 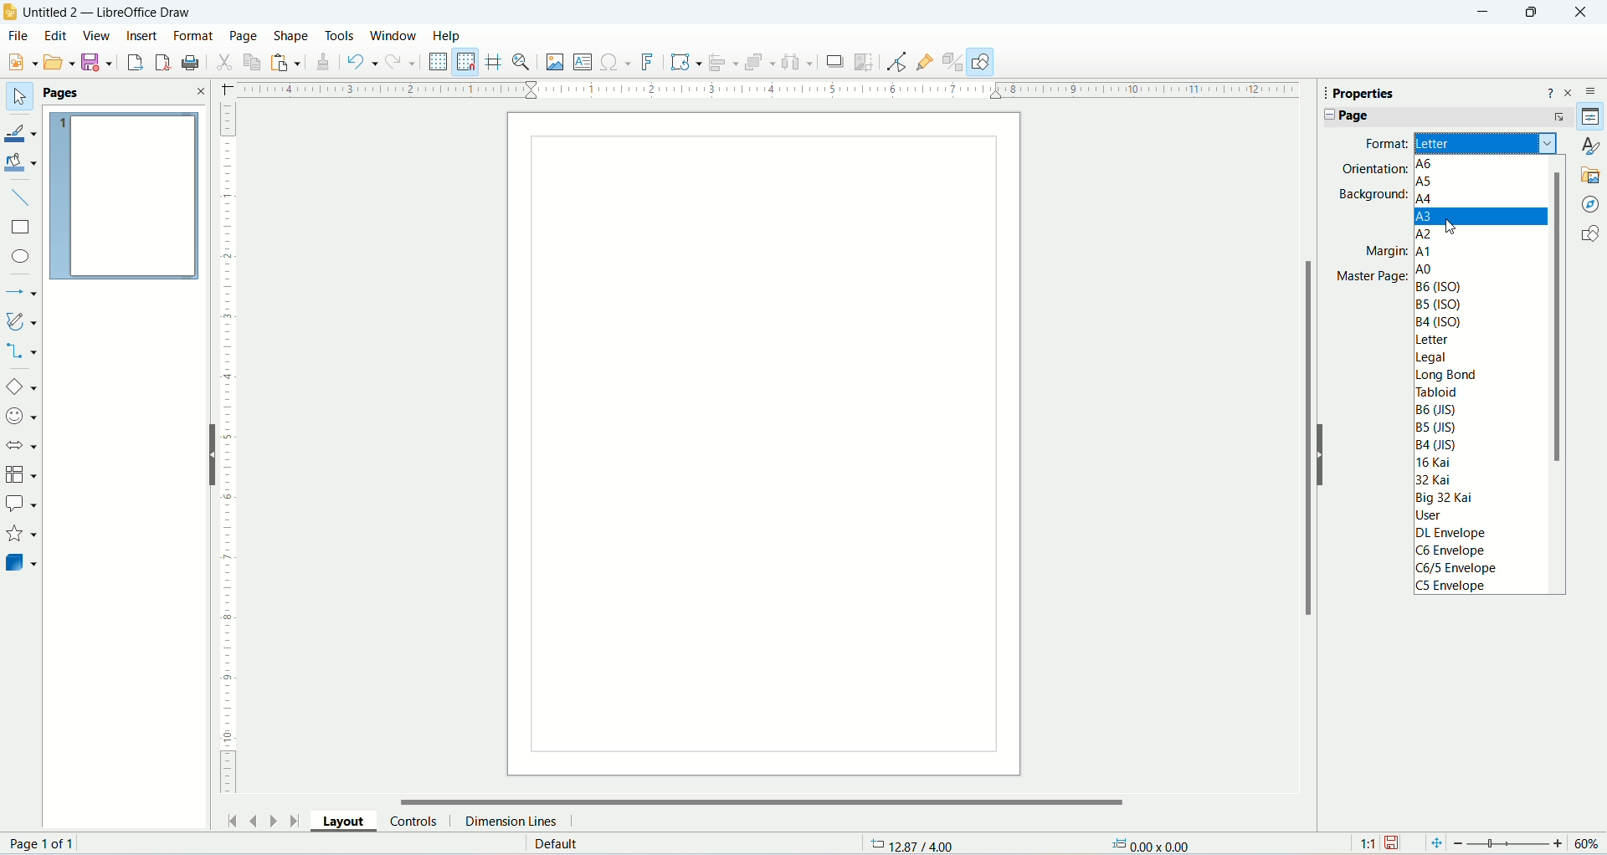 What do you see at coordinates (1320, 453) in the screenshot?
I see `hide` at bounding box center [1320, 453].